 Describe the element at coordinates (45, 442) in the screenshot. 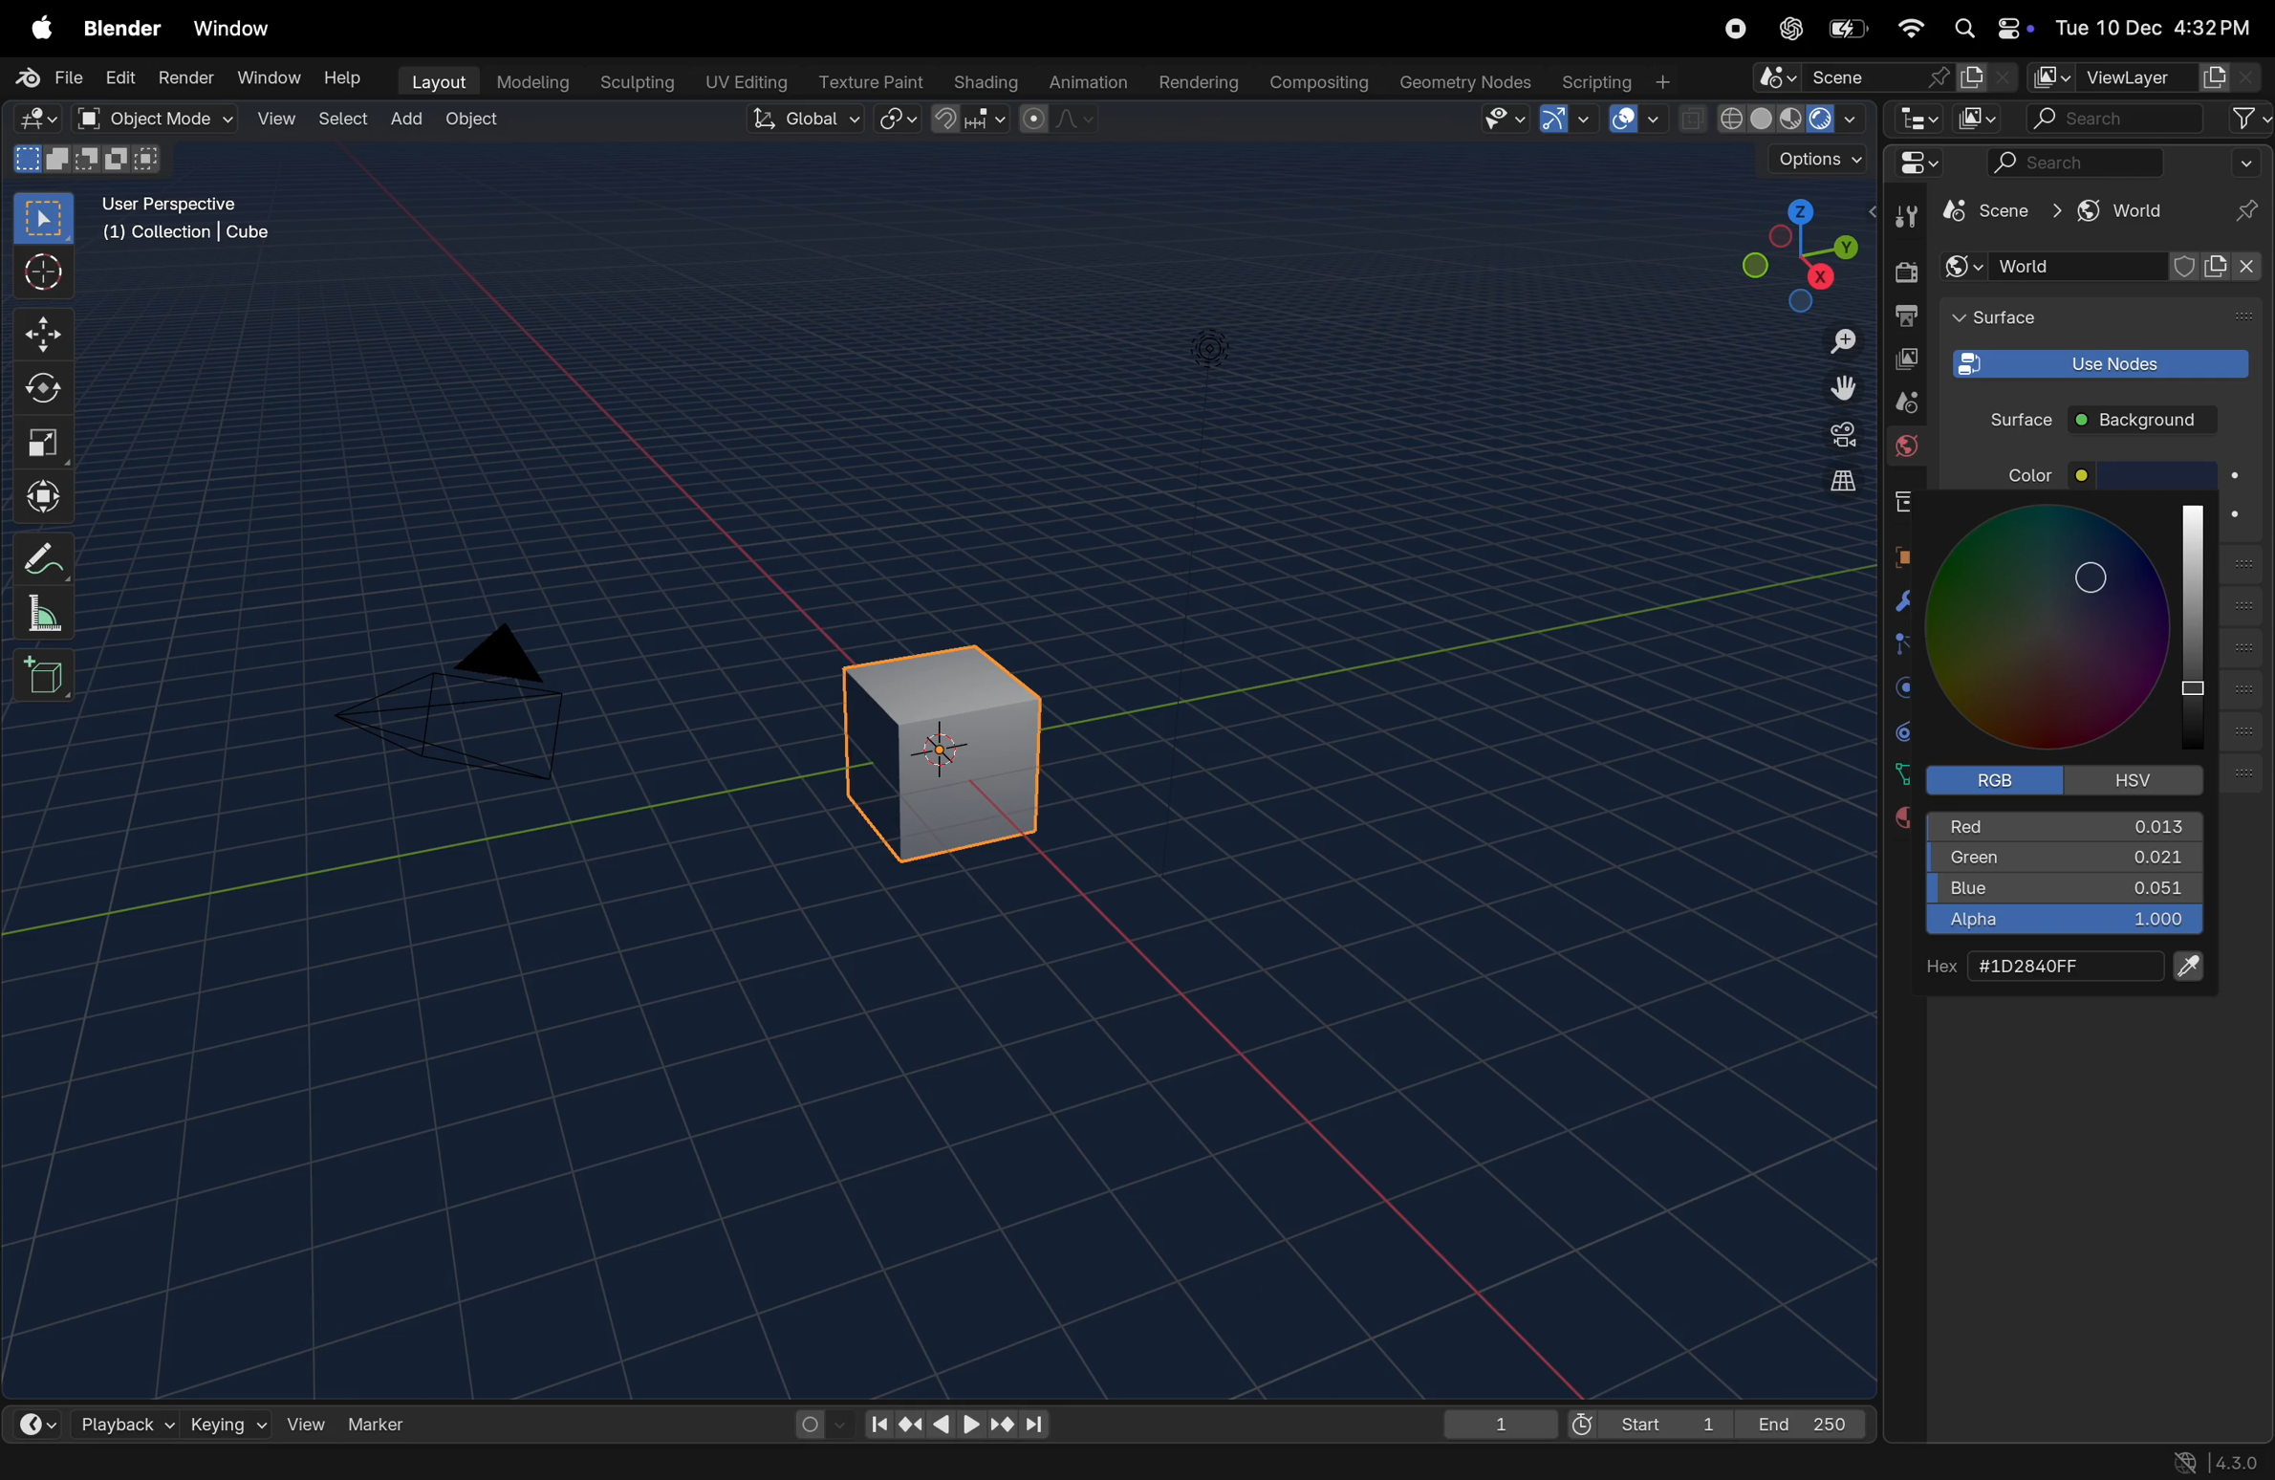

I see `shape` at that location.